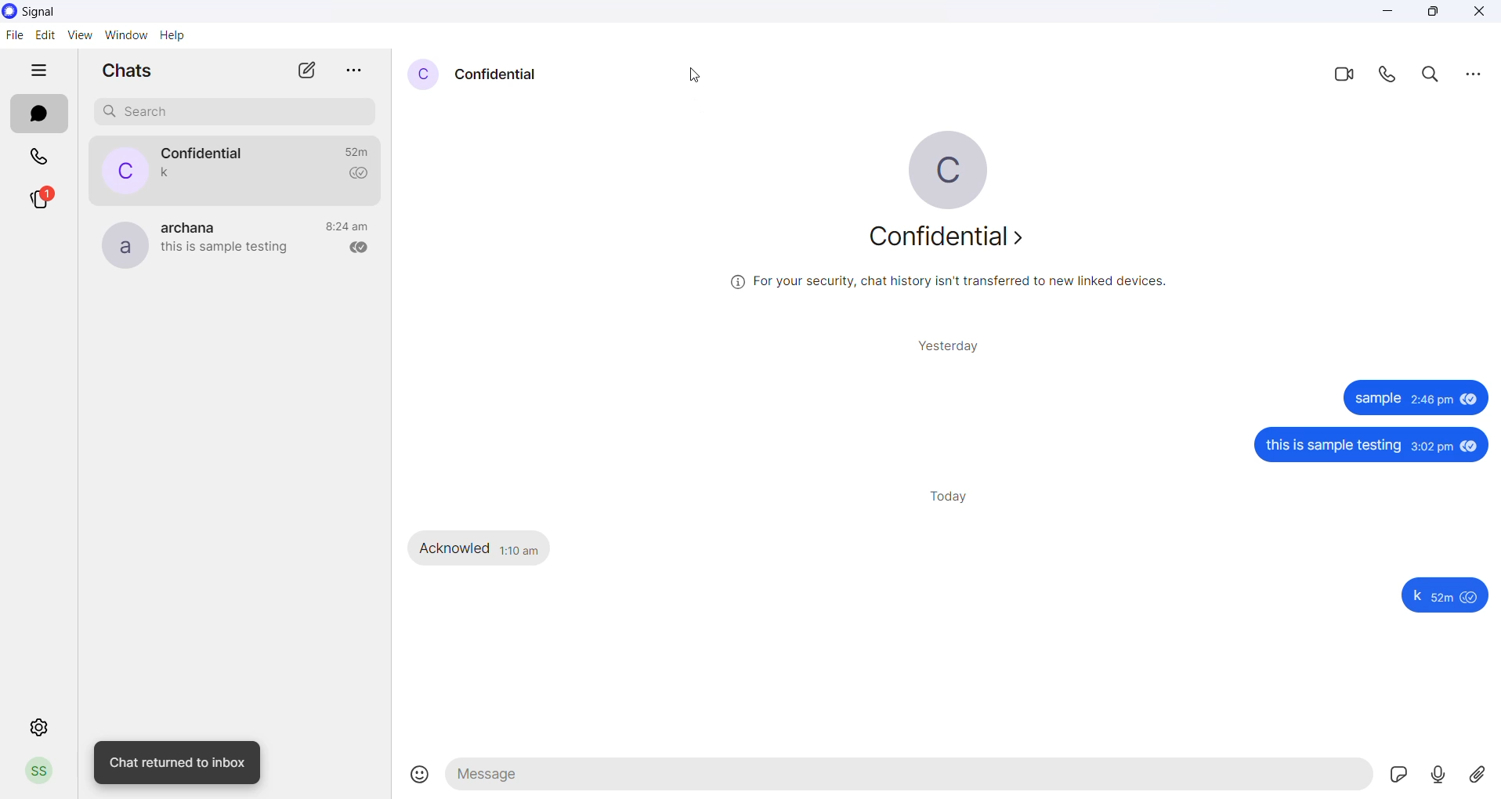 This screenshot has width=1501, height=799. What do you see at coordinates (1431, 399) in the screenshot?
I see `2:46 pm` at bounding box center [1431, 399].